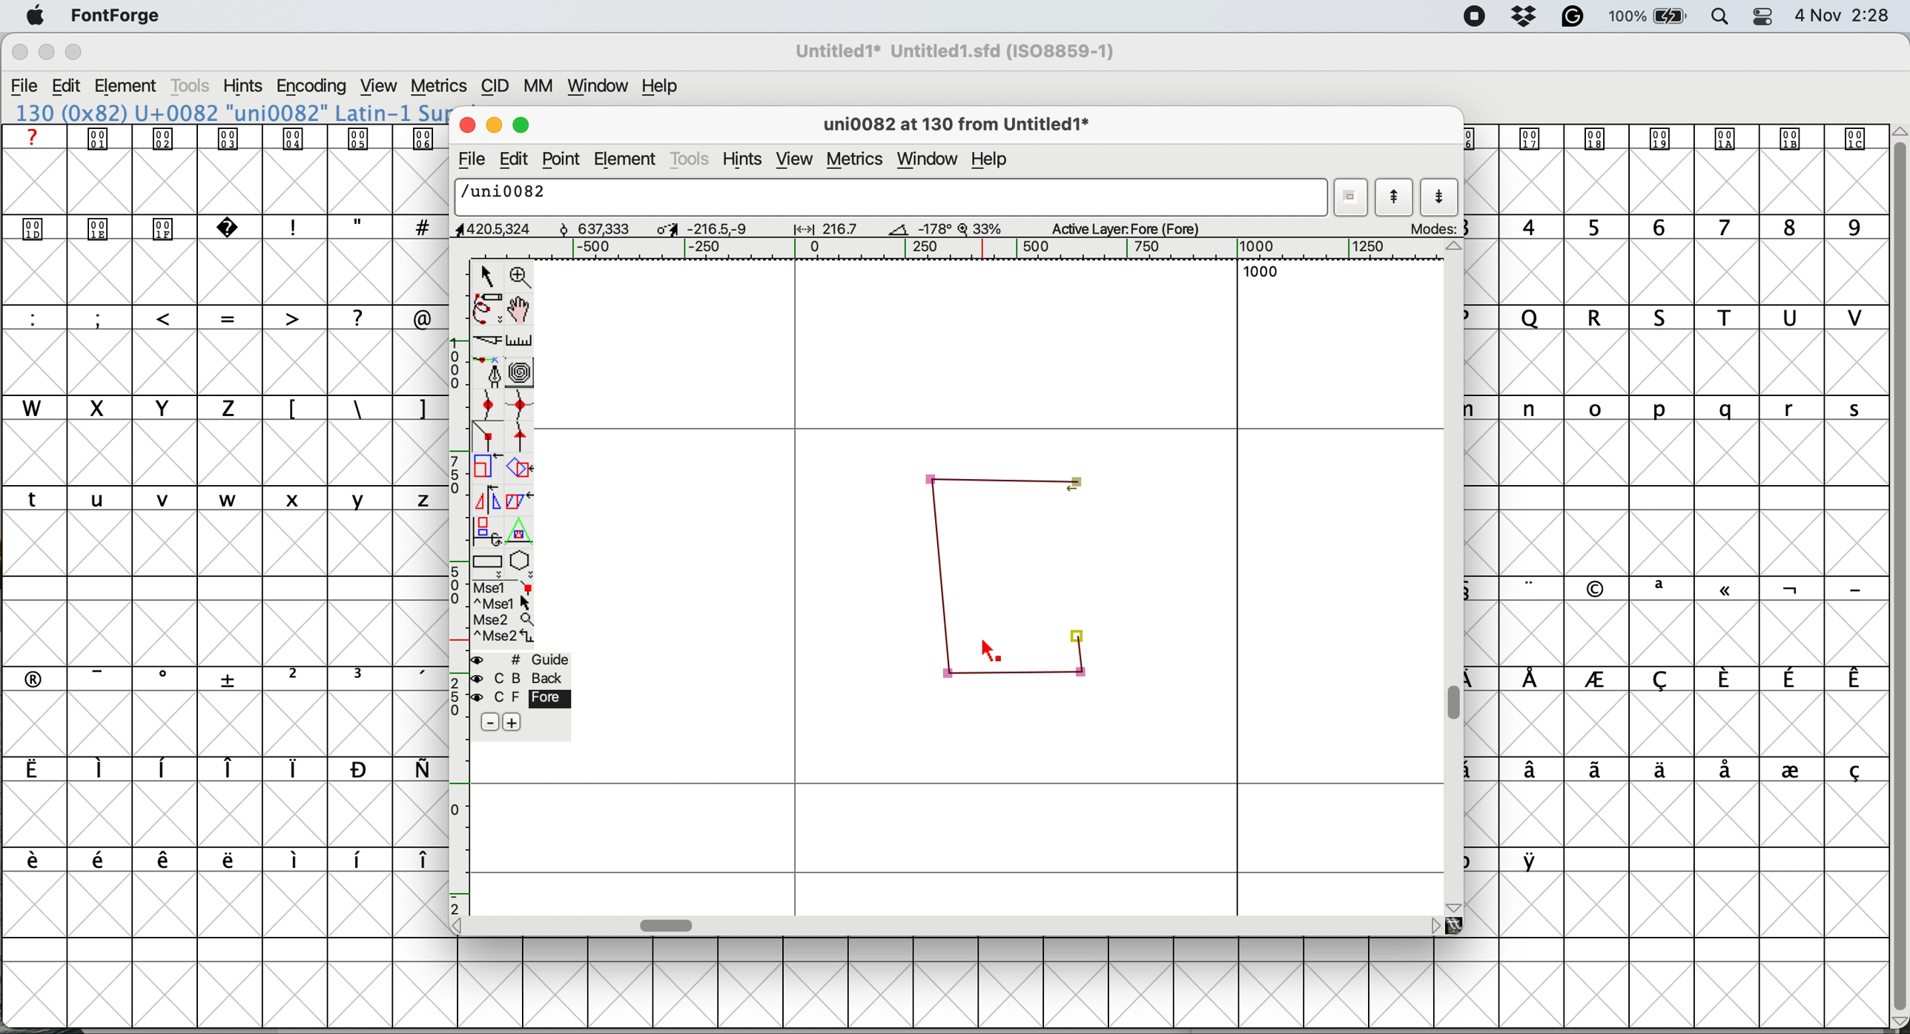  Describe the element at coordinates (511, 722) in the screenshot. I see `add` at that location.